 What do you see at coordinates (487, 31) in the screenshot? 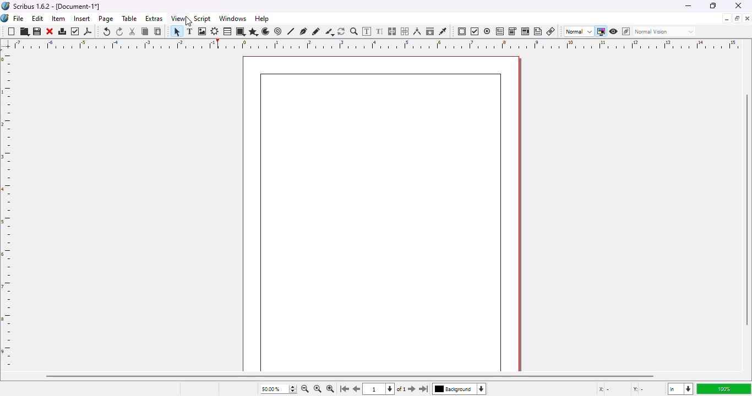
I see `PDF radio button` at bounding box center [487, 31].